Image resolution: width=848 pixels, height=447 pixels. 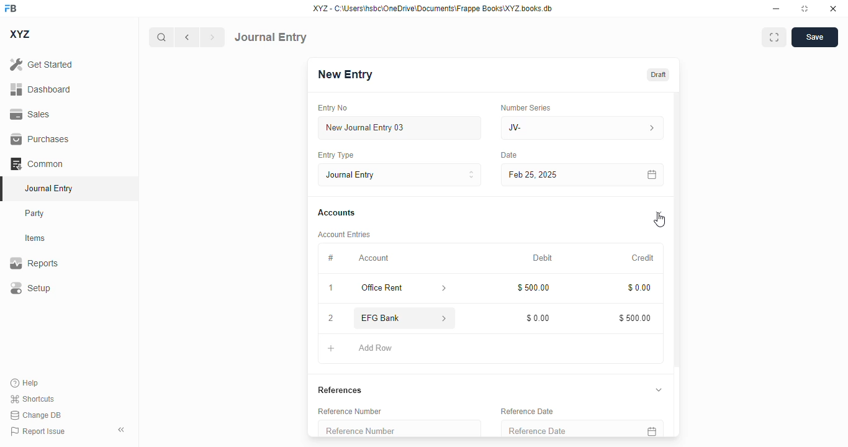 What do you see at coordinates (344, 234) in the screenshot?
I see `account entries` at bounding box center [344, 234].